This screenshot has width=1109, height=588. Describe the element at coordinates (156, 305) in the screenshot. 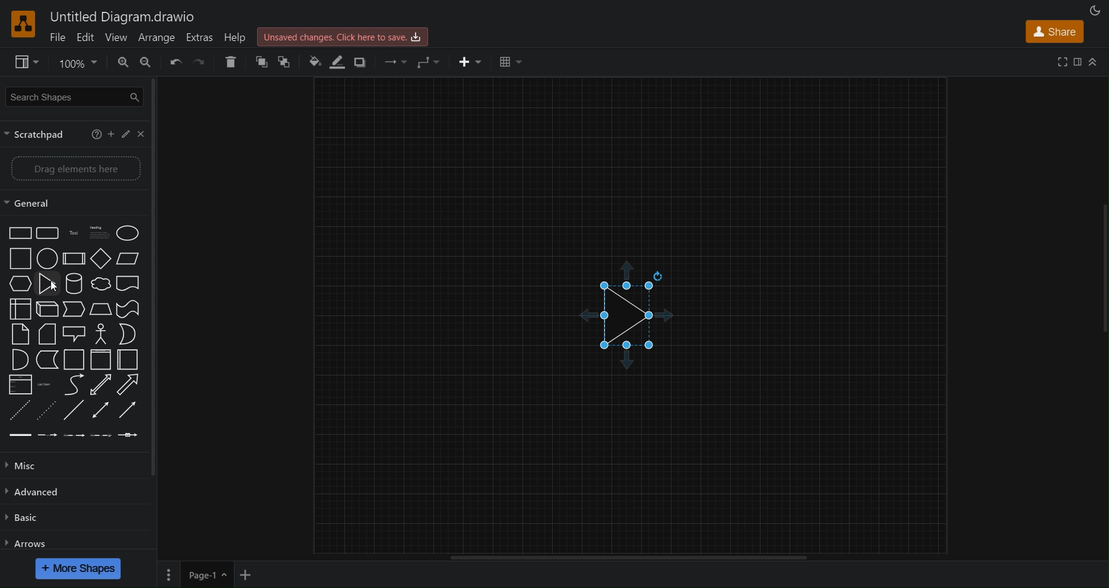

I see `Scrollbar` at that location.